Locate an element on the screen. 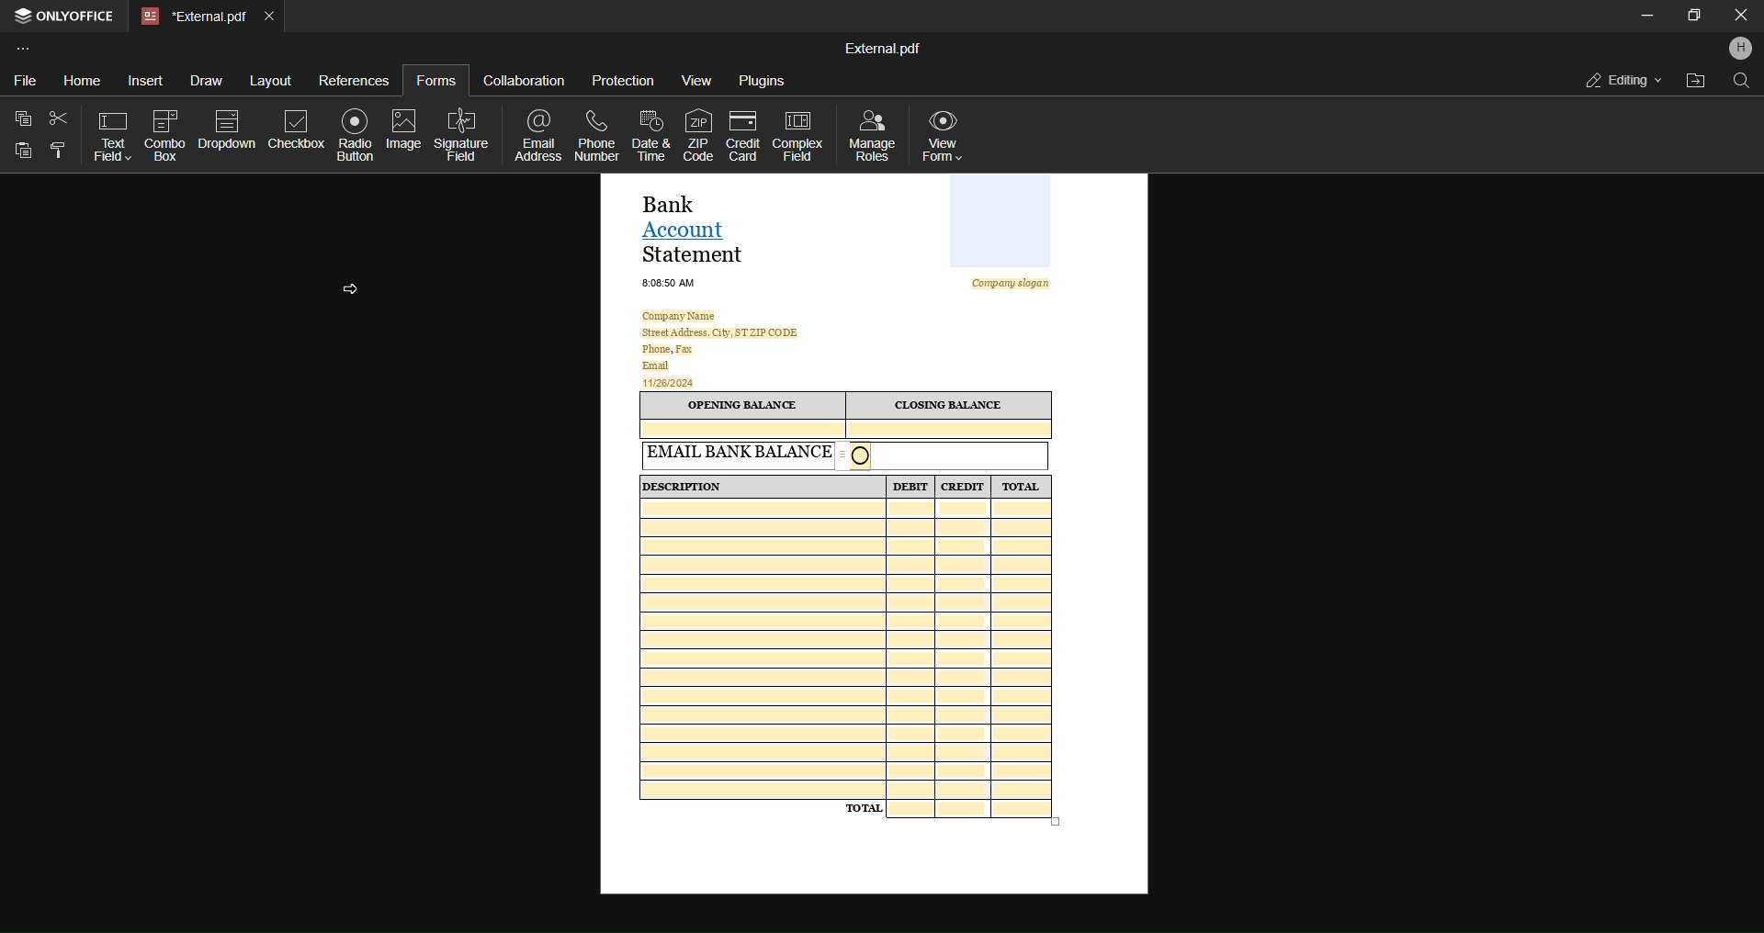  file name is located at coordinates (883, 48).